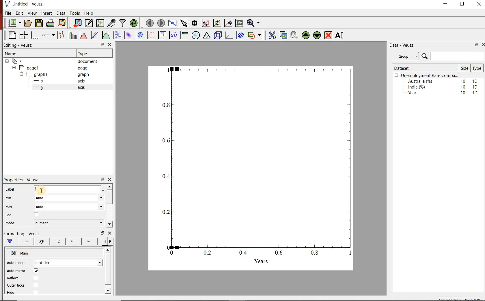 The width and height of the screenshot is (485, 301). What do you see at coordinates (19, 45) in the screenshot?
I see `Editing - Veusz` at bounding box center [19, 45].